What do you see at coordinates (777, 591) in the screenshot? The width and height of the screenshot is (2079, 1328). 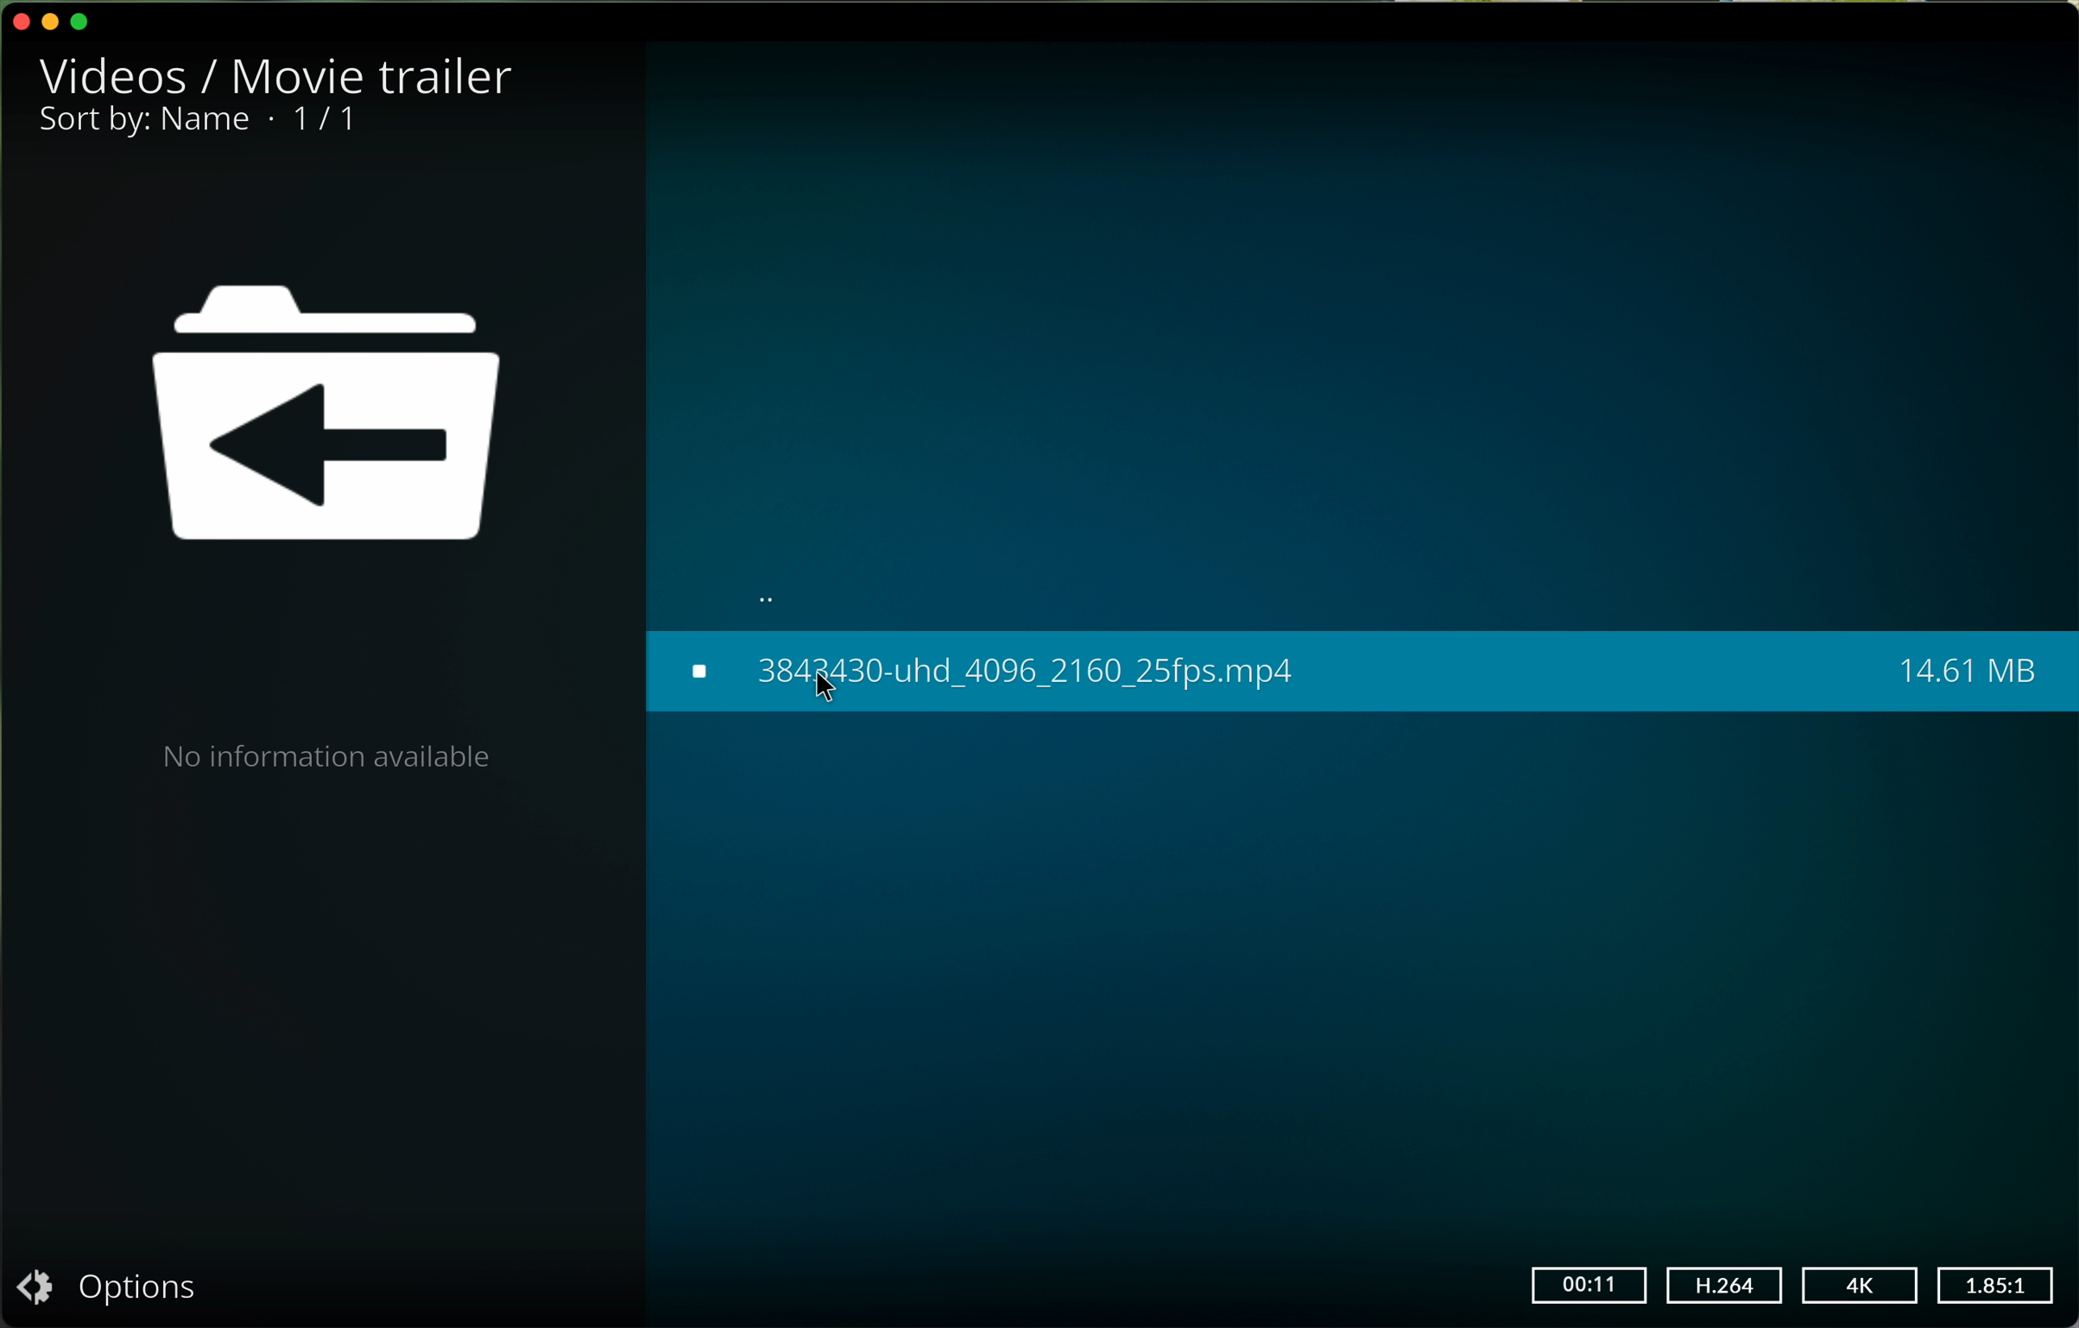 I see `go back` at bounding box center [777, 591].